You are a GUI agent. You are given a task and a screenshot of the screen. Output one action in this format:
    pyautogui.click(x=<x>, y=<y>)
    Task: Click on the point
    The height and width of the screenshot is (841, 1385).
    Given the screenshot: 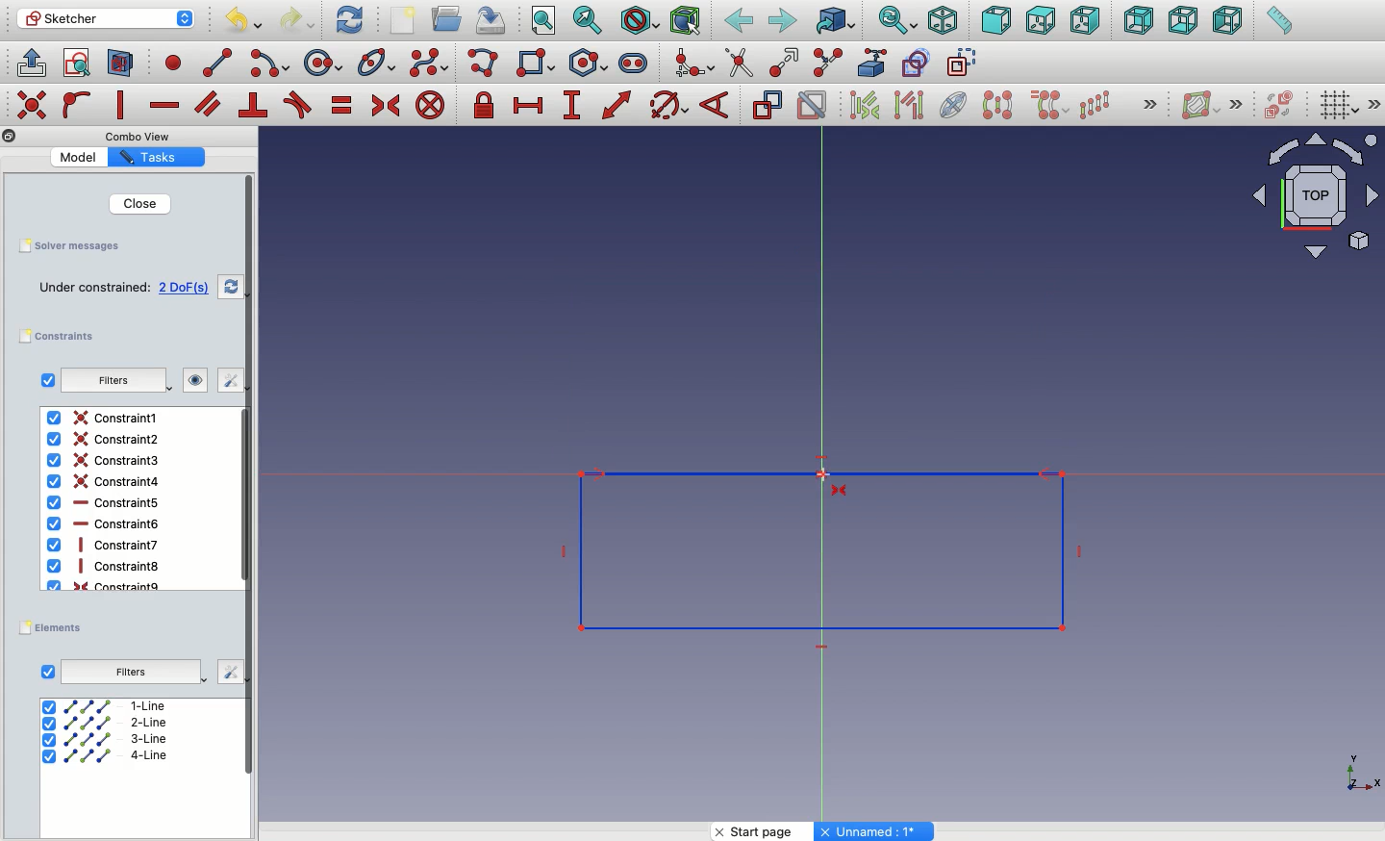 What is the action you would take?
    pyautogui.click(x=169, y=62)
    